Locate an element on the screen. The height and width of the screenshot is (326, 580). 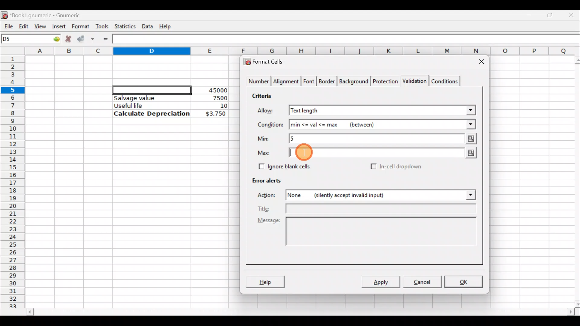
Selected cell is located at coordinates (152, 89).